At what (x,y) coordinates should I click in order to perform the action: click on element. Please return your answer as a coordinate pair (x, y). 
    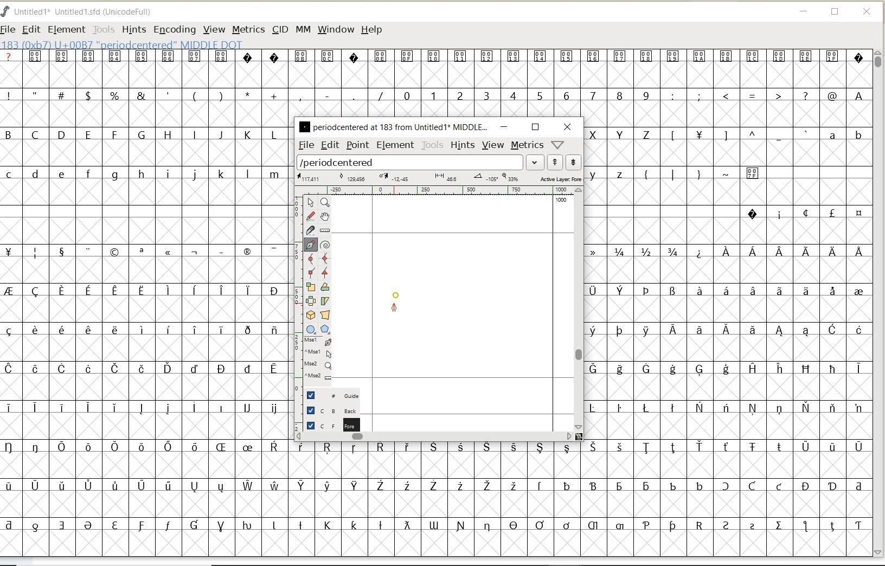
    Looking at the image, I should click on (394, 145).